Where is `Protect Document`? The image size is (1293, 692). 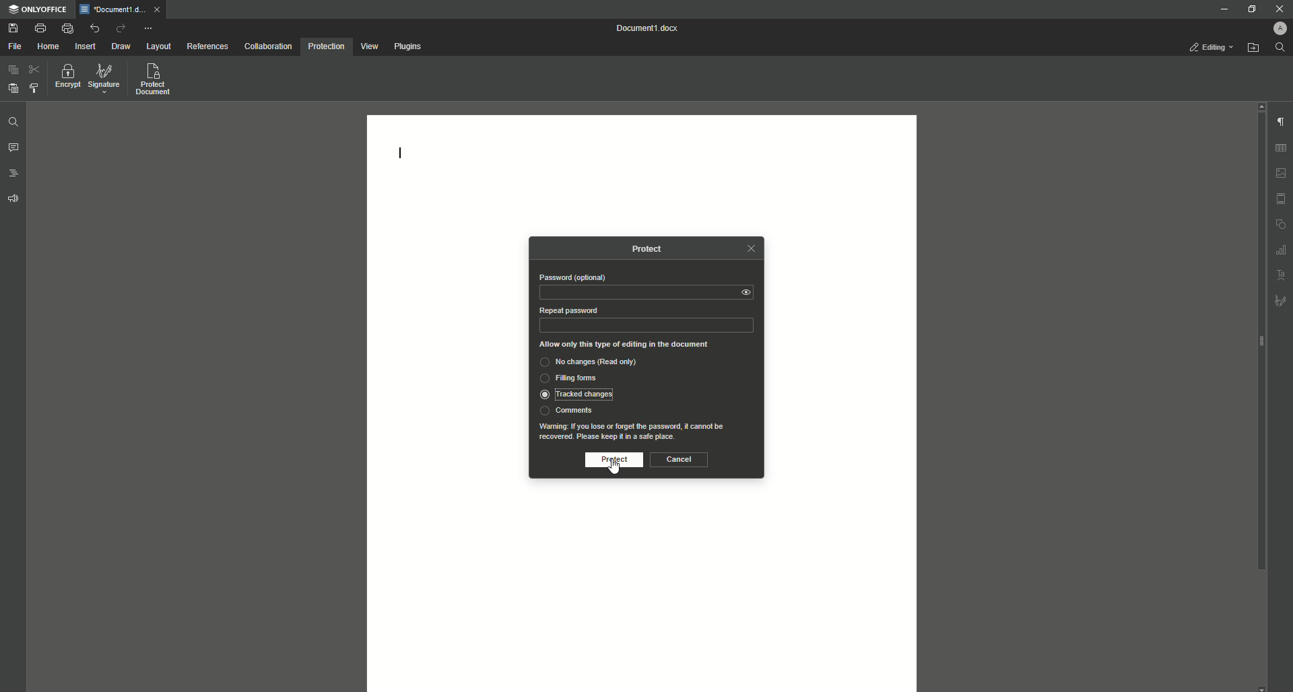
Protect Document is located at coordinates (157, 79).